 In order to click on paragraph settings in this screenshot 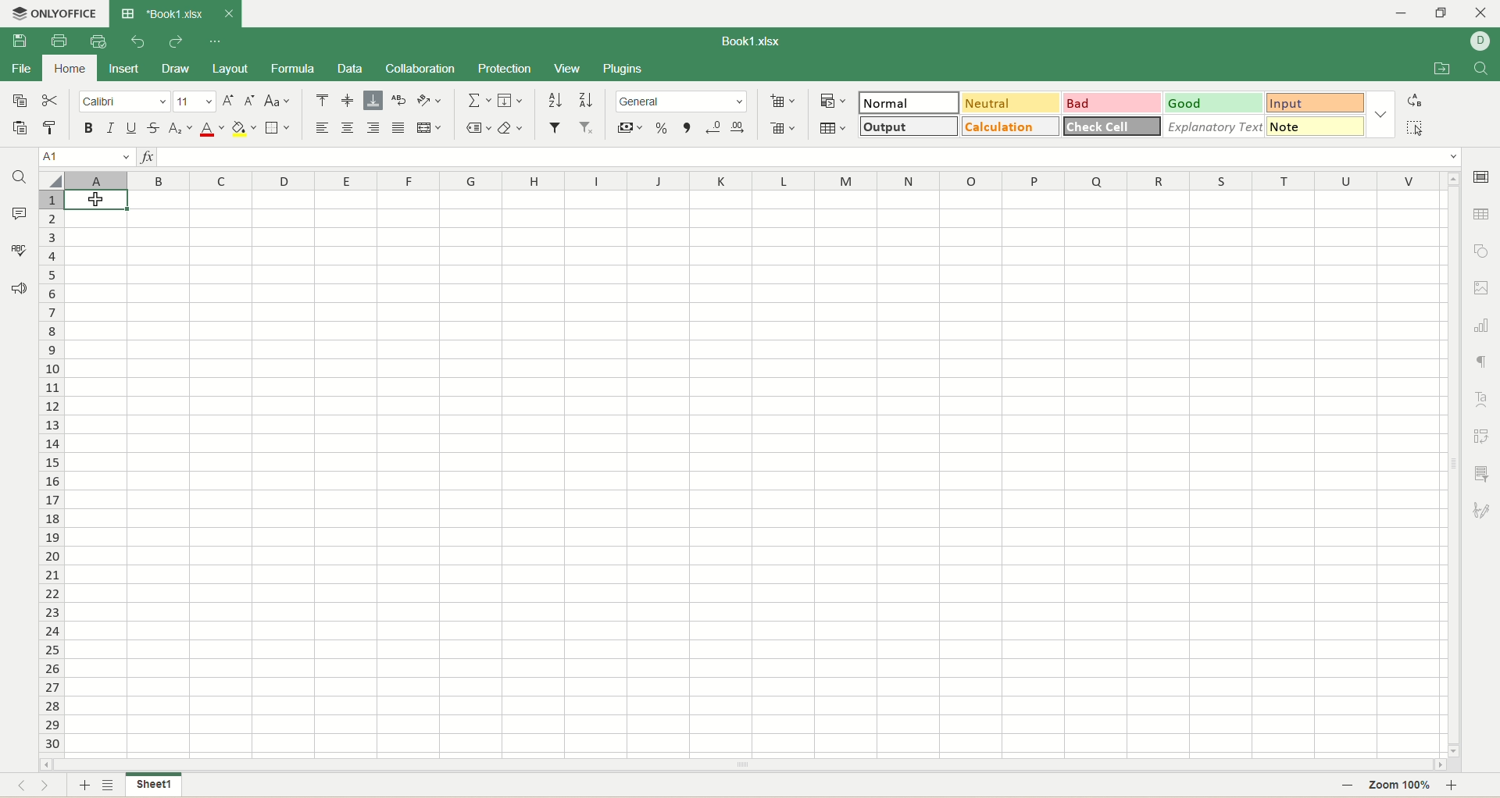, I will do `click(1482, 358)`.